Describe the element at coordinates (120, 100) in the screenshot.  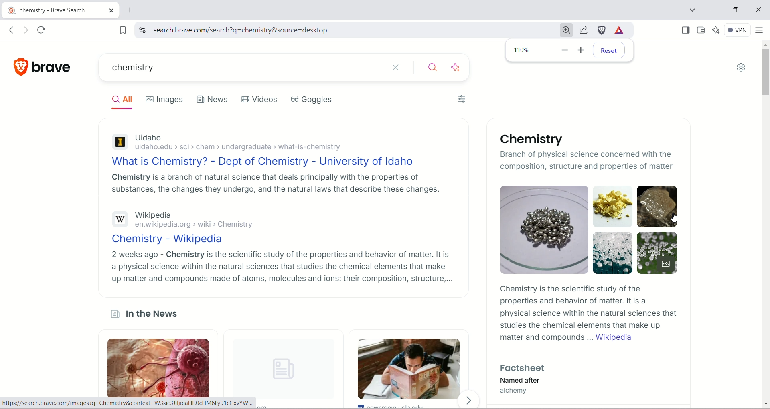
I see `All` at that location.